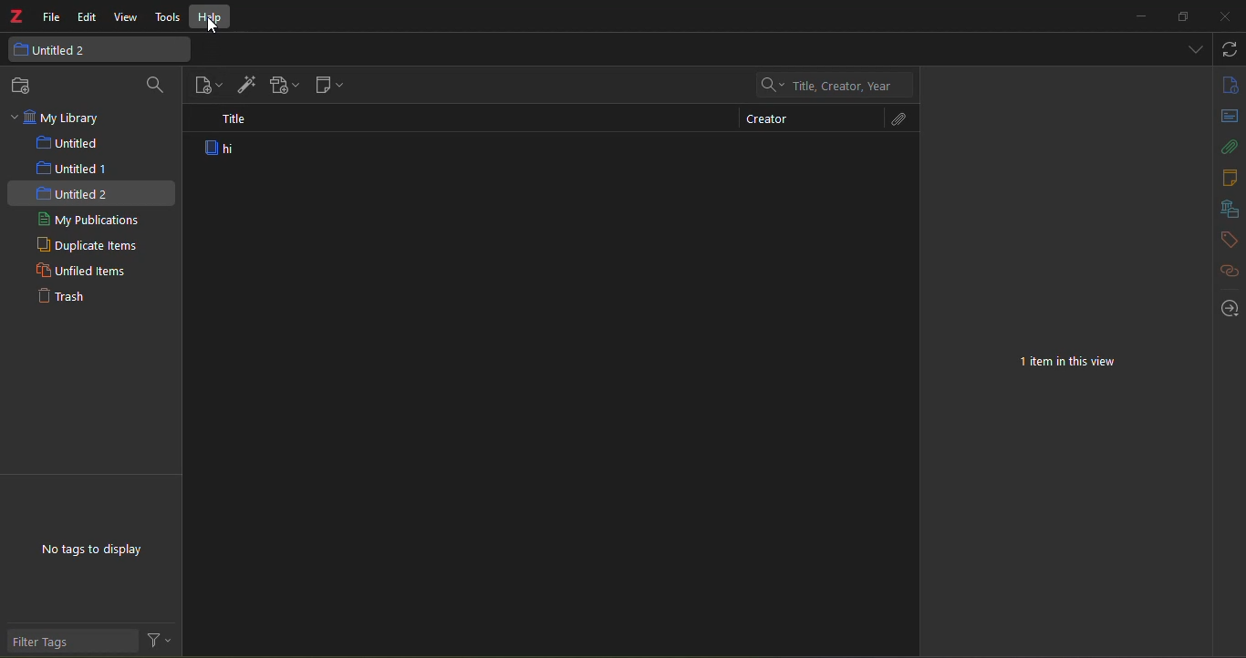  Describe the element at coordinates (1229, 179) in the screenshot. I see `notes` at that location.